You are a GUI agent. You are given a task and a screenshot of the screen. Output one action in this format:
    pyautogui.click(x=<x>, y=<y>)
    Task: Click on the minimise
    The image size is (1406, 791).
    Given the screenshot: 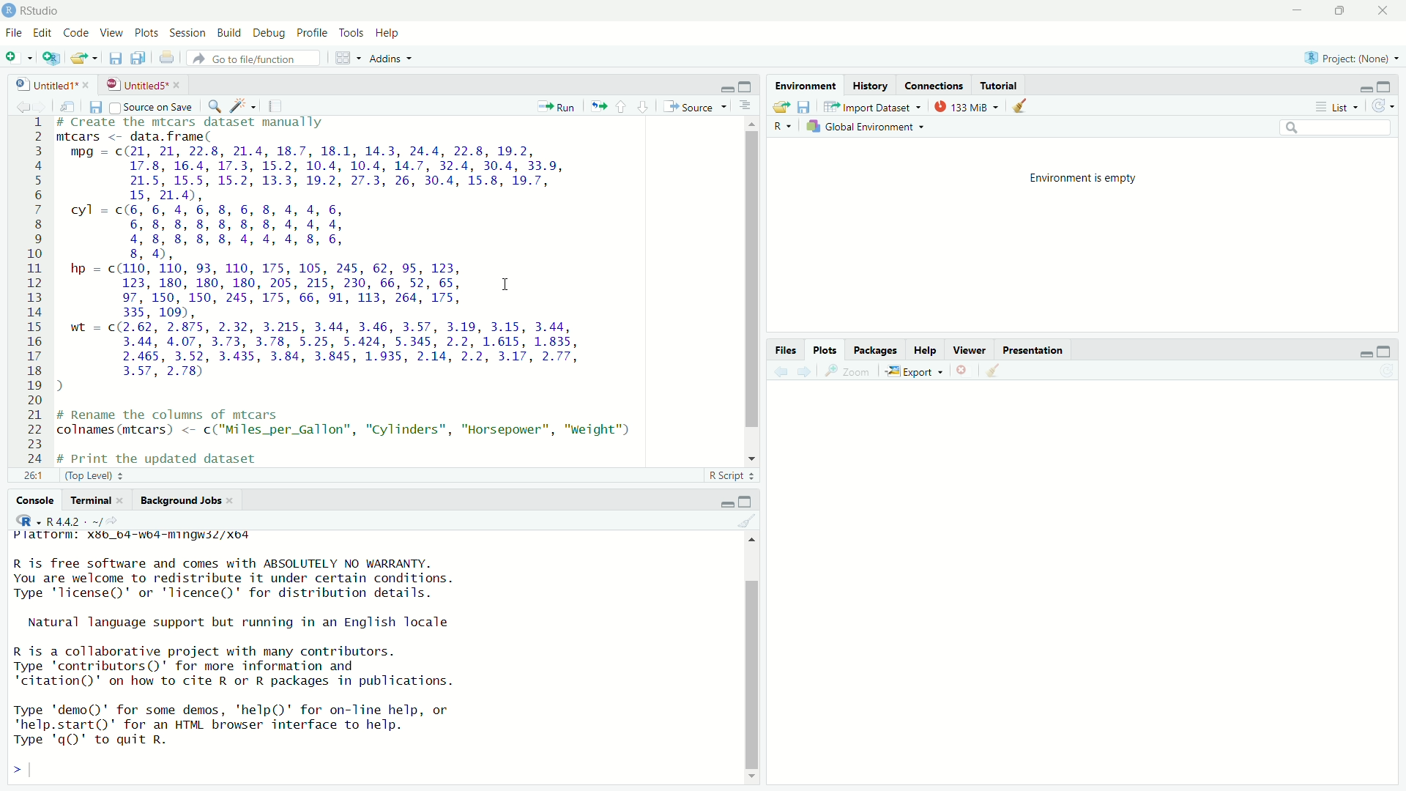 What is the action you would take?
    pyautogui.click(x=1296, y=12)
    